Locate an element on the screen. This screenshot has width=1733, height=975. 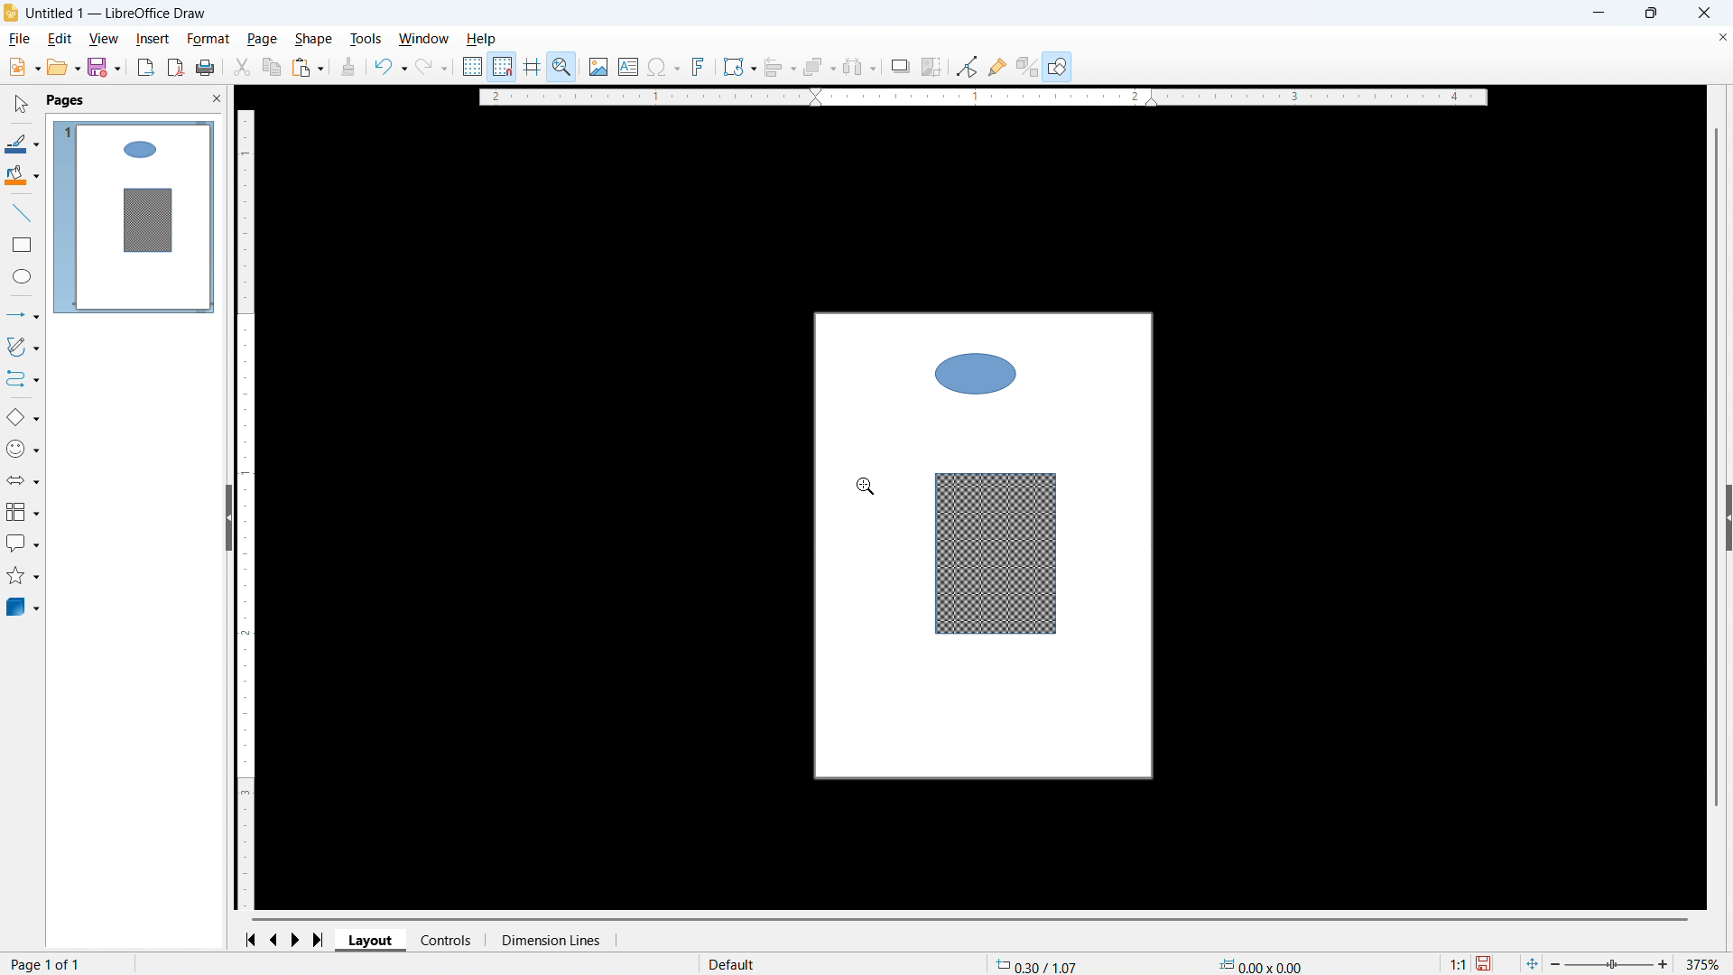
Default page style  is located at coordinates (733, 962).